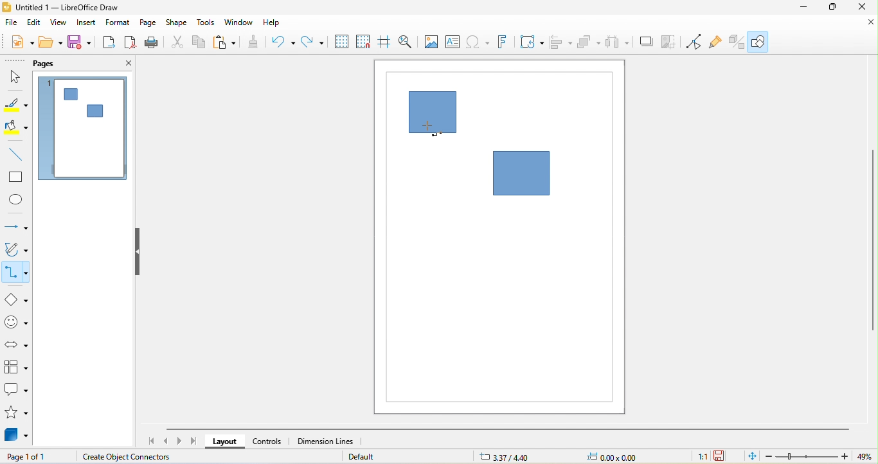  Describe the element at coordinates (645, 42) in the screenshot. I see `shadow` at that location.